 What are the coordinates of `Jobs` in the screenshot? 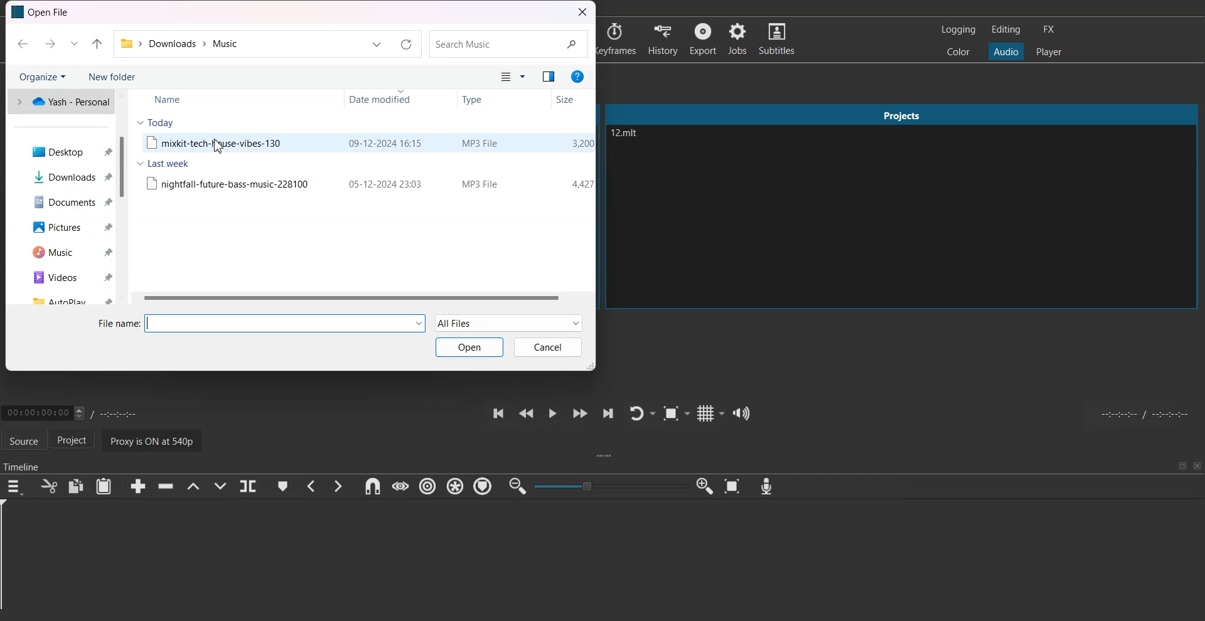 It's located at (739, 39).